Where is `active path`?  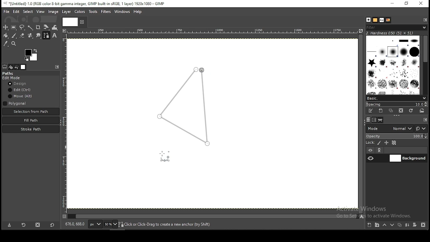
active path is located at coordinates (182, 108).